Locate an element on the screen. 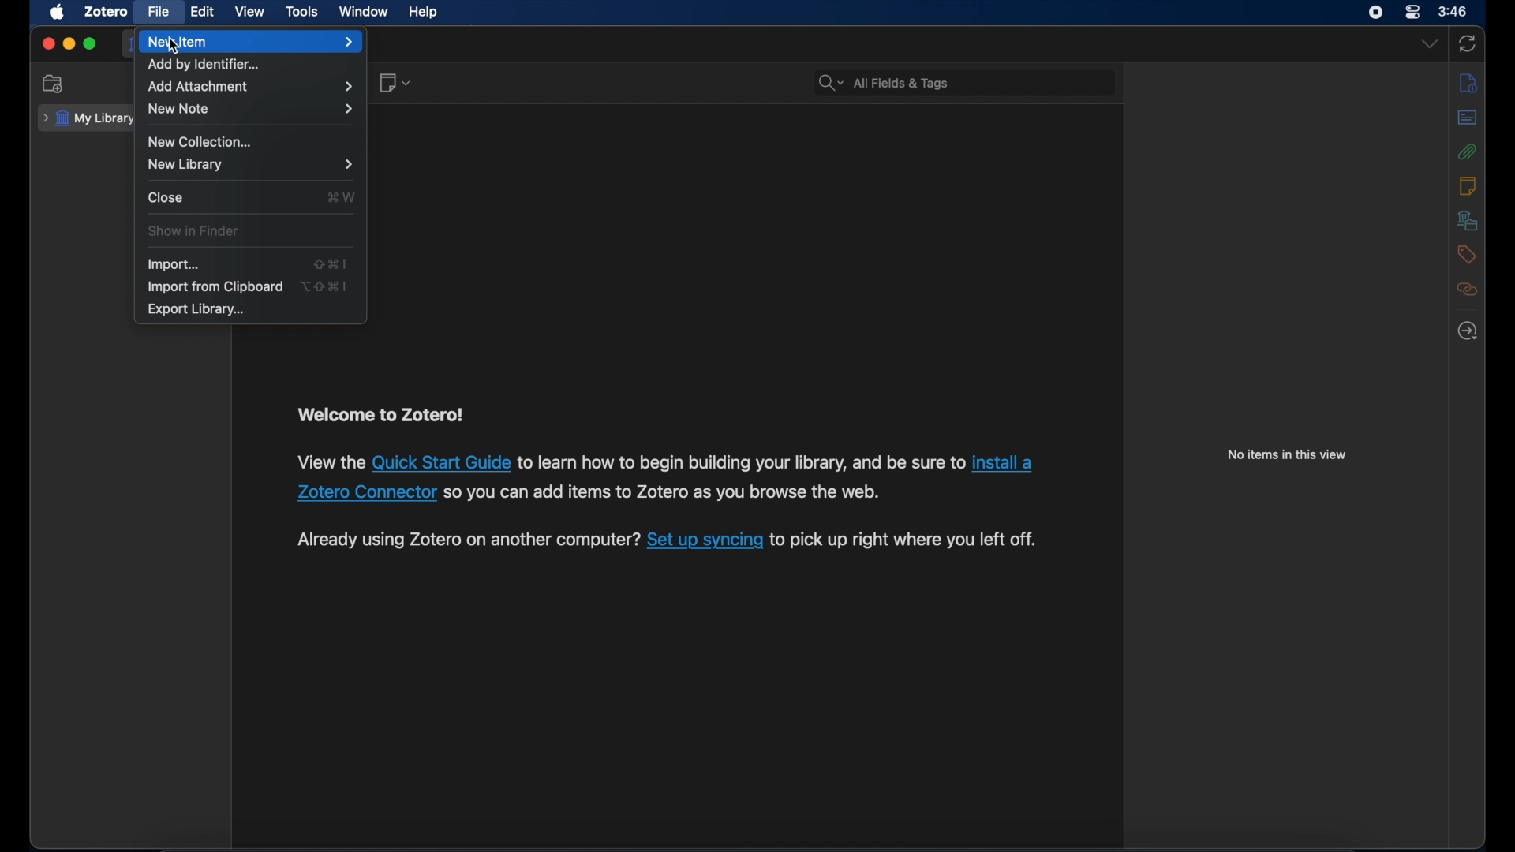 This screenshot has height=852, width=1515. no items in this view is located at coordinates (1288, 455).